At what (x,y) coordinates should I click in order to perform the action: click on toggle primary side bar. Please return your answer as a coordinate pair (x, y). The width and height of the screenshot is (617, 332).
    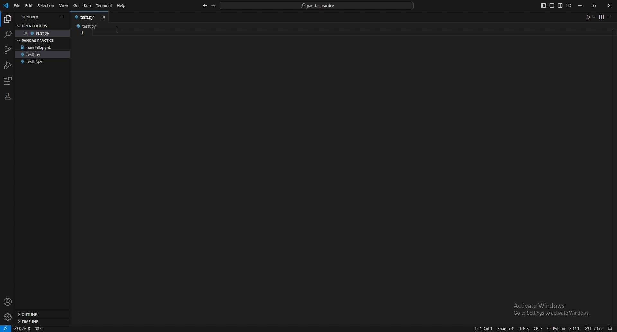
    Looking at the image, I should click on (544, 5).